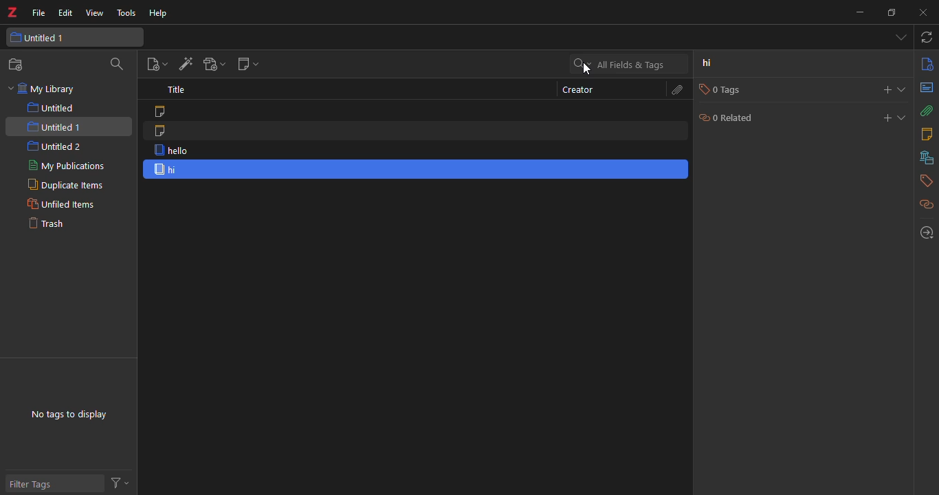 This screenshot has height=495, width=939. I want to click on Logo, so click(11, 12).